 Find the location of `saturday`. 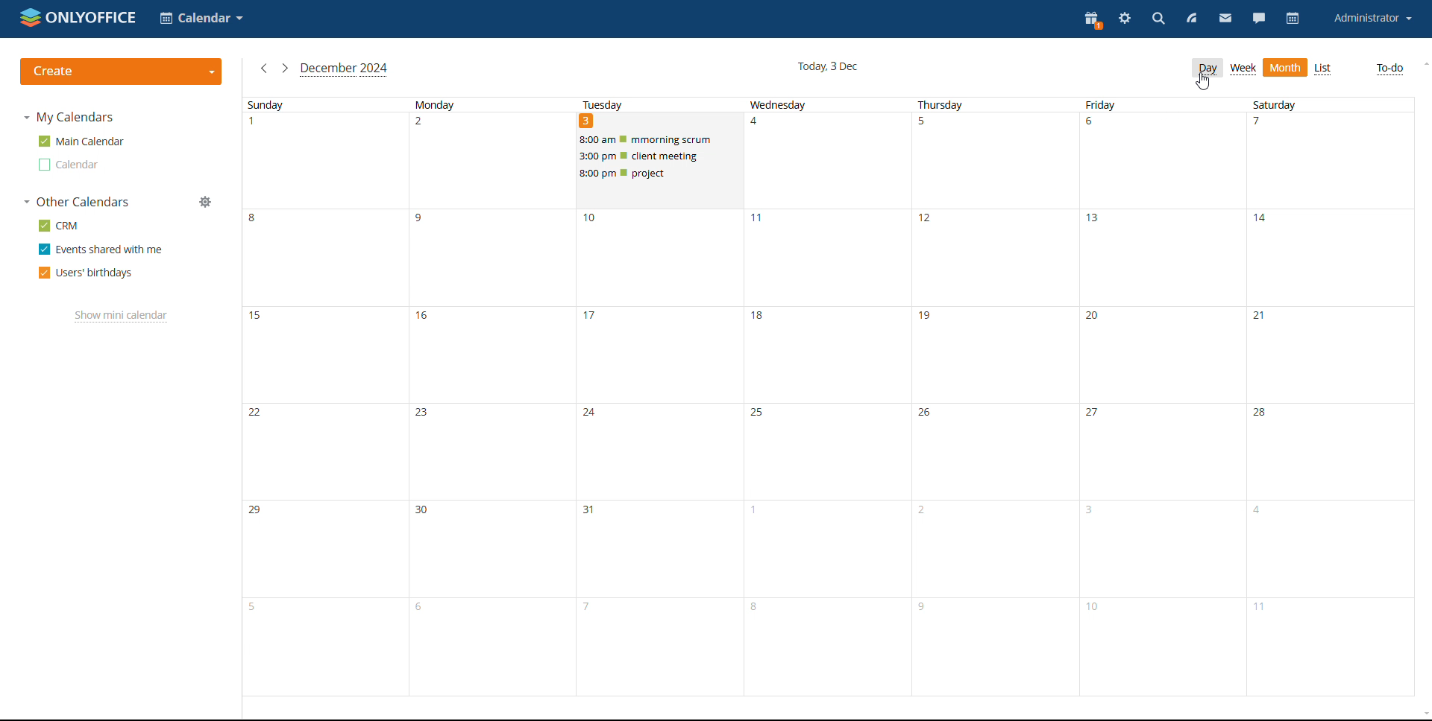

saturday is located at coordinates (1328, 396).